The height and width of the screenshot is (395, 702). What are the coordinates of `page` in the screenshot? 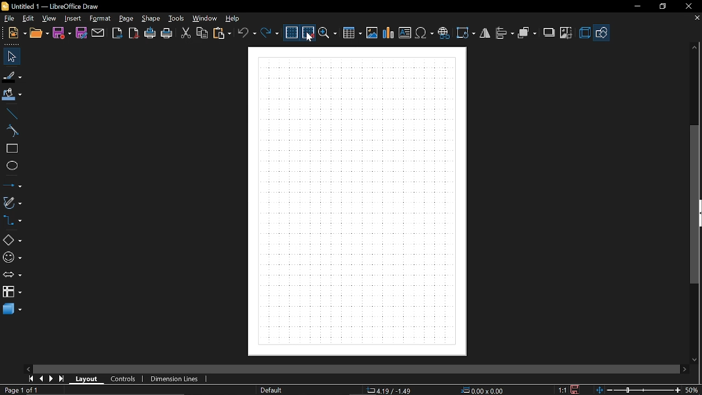 It's located at (124, 19).